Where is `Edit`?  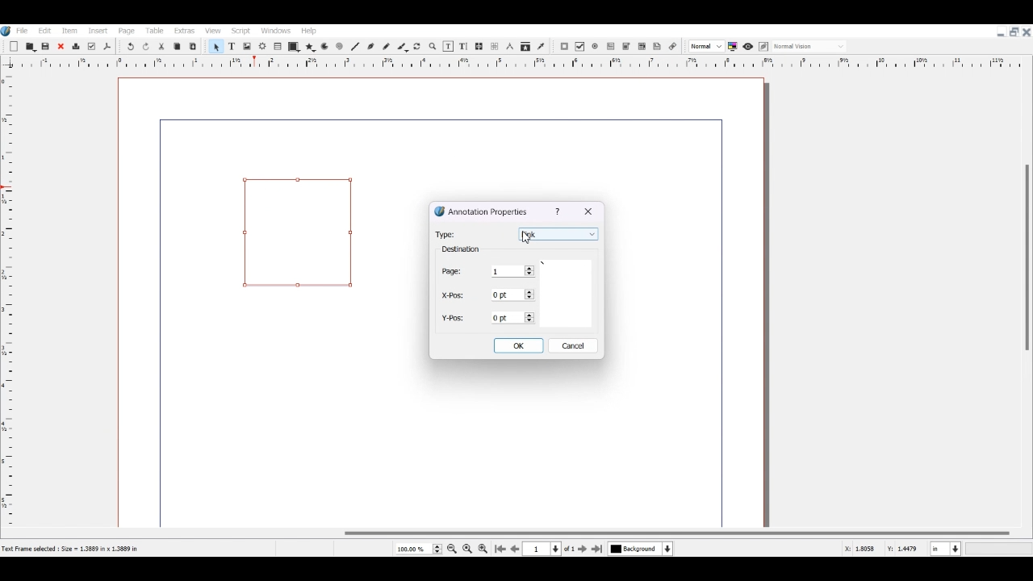 Edit is located at coordinates (44, 30).